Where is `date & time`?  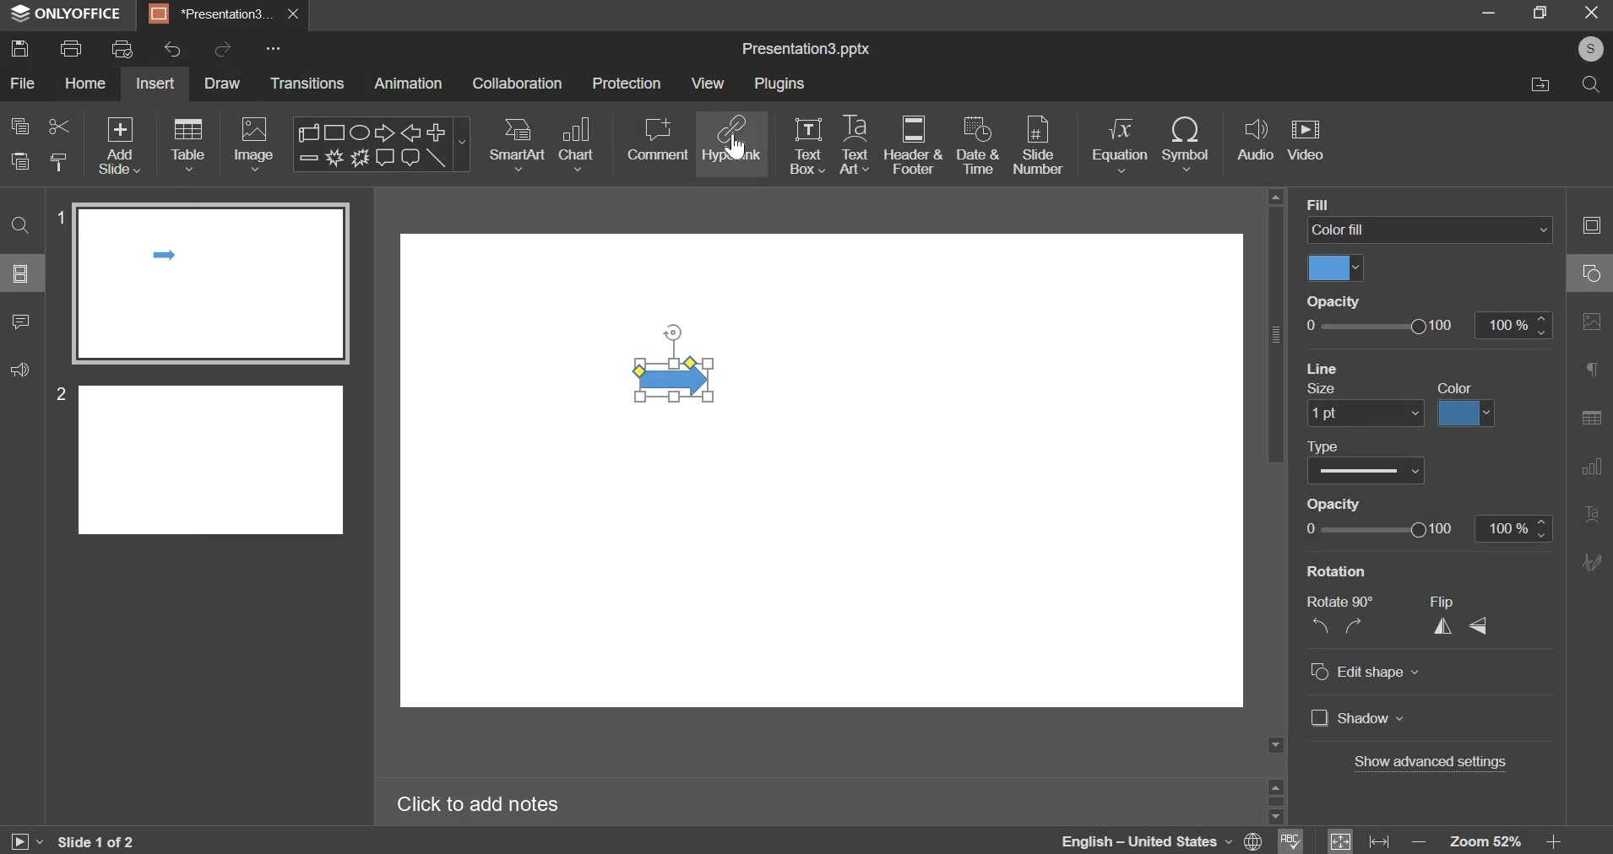 date & time is located at coordinates (978, 144).